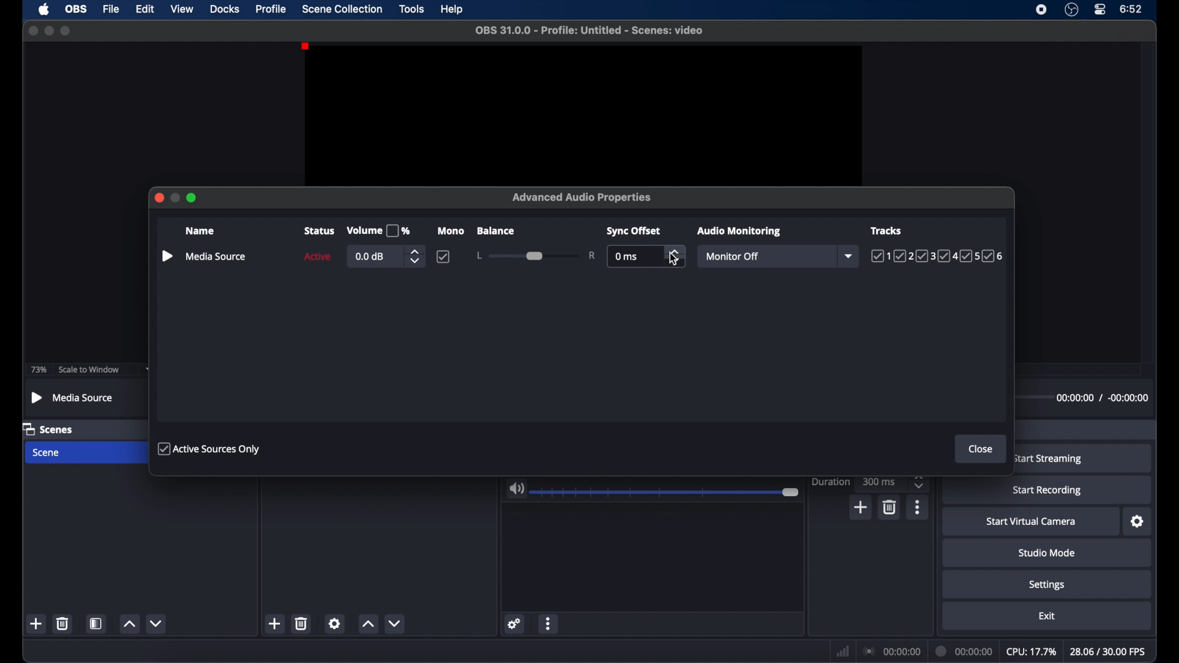 The image size is (1179, 663). What do you see at coordinates (319, 230) in the screenshot?
I see `status` at bounding box center [319, 230].